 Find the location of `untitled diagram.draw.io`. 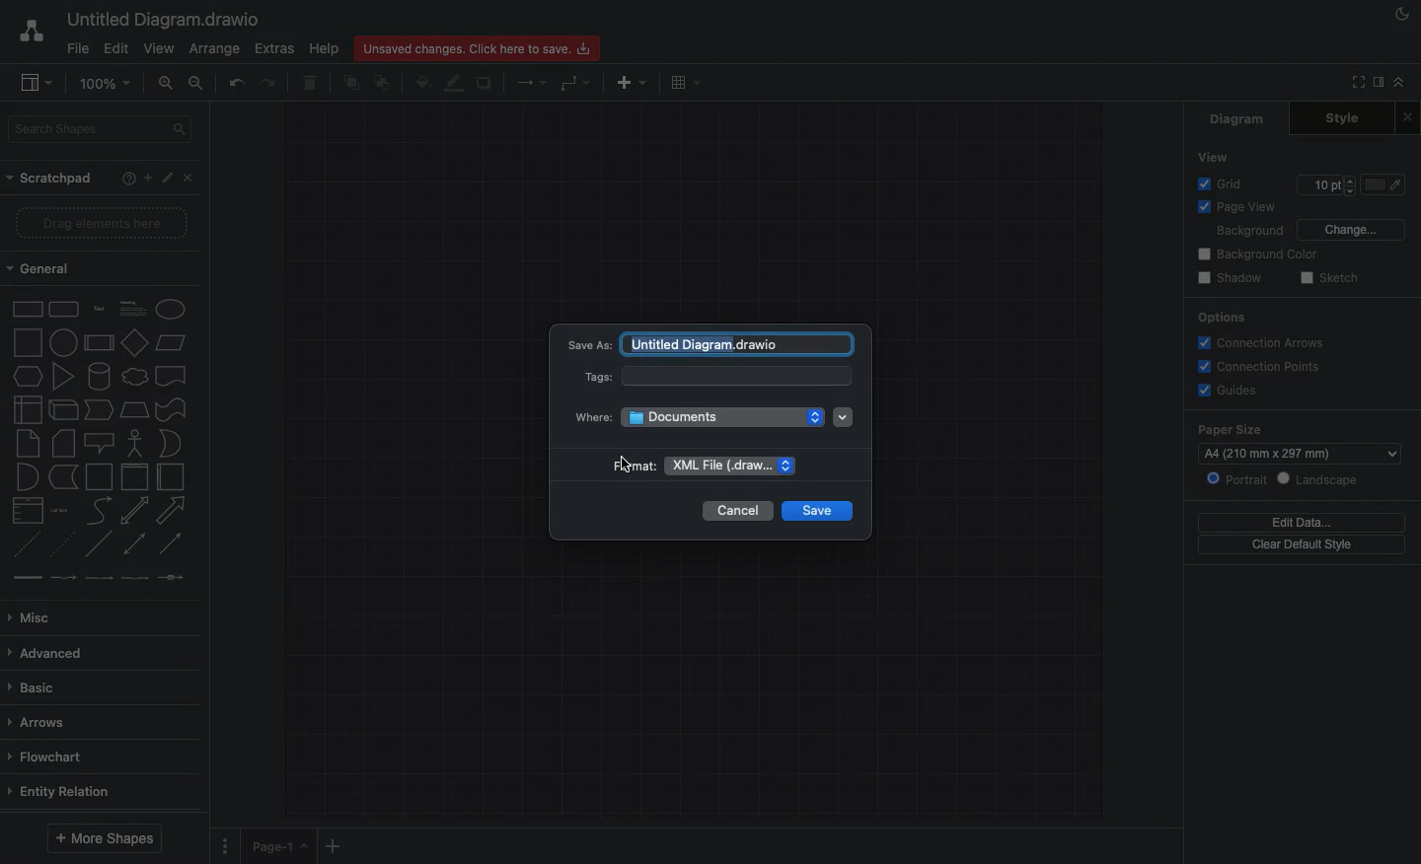

untitled diagram.draw.io is located at coordinates (736, 341).